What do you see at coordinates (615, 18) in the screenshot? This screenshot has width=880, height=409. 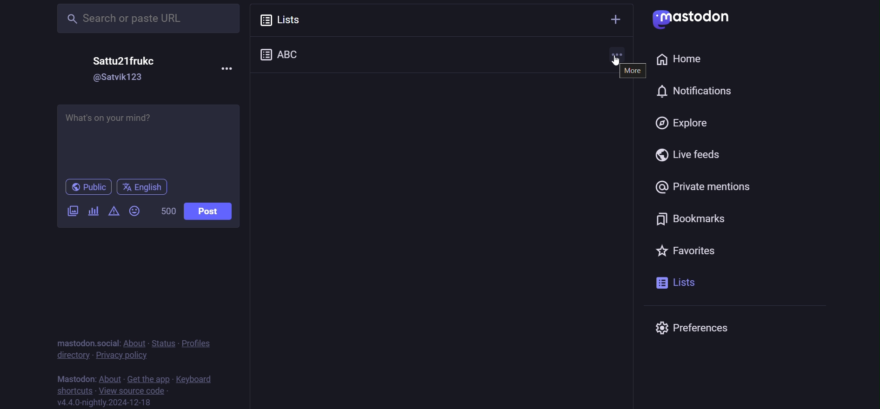 I see `add` at bounding box center [615, 18].